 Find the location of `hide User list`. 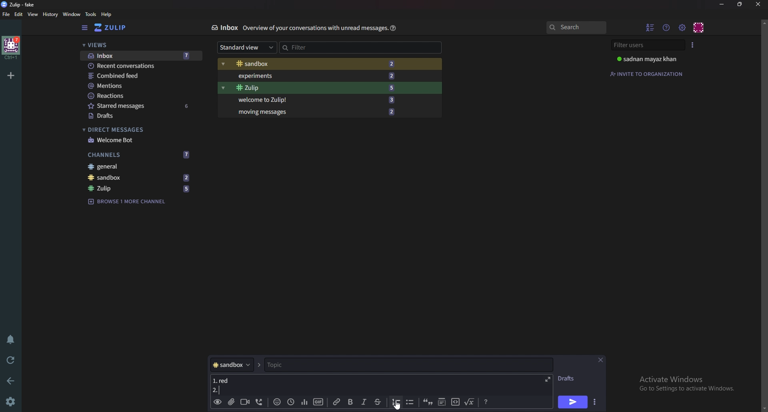

hide User list is located at coordinates (650, 27).